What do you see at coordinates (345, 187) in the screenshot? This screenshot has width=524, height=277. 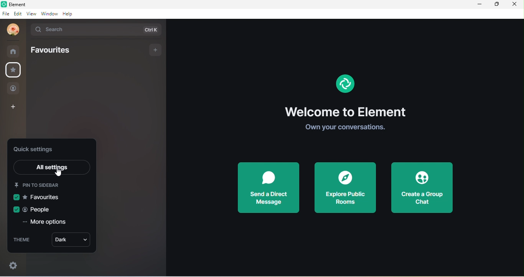 I see `explore public rooms` at bounding box center [345, 187].